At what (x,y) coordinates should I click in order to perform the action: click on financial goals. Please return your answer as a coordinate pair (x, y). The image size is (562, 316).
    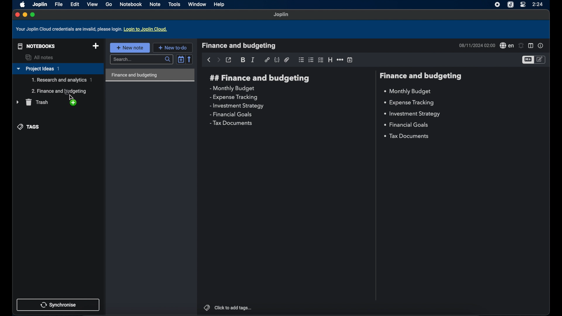
    Looking at the image, I should click on (231, 115).